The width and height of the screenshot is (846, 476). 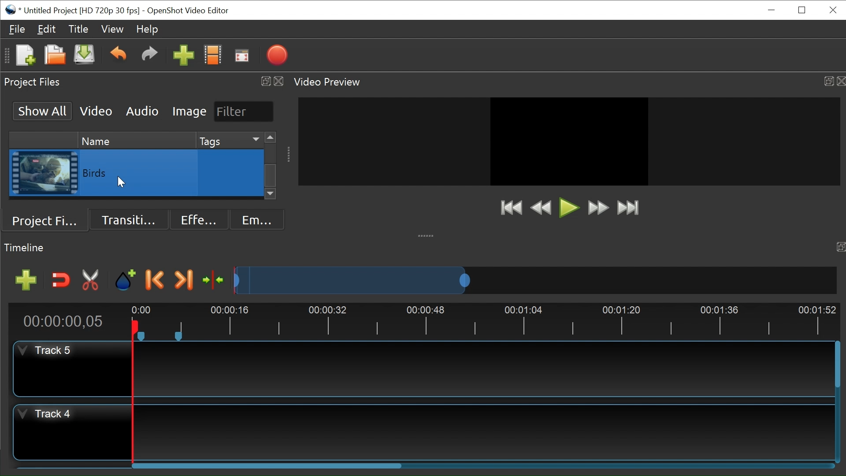 What do you see at coordinates (569, 208) in the screenshot?
I see `Play` at bounding box center [569, 208].